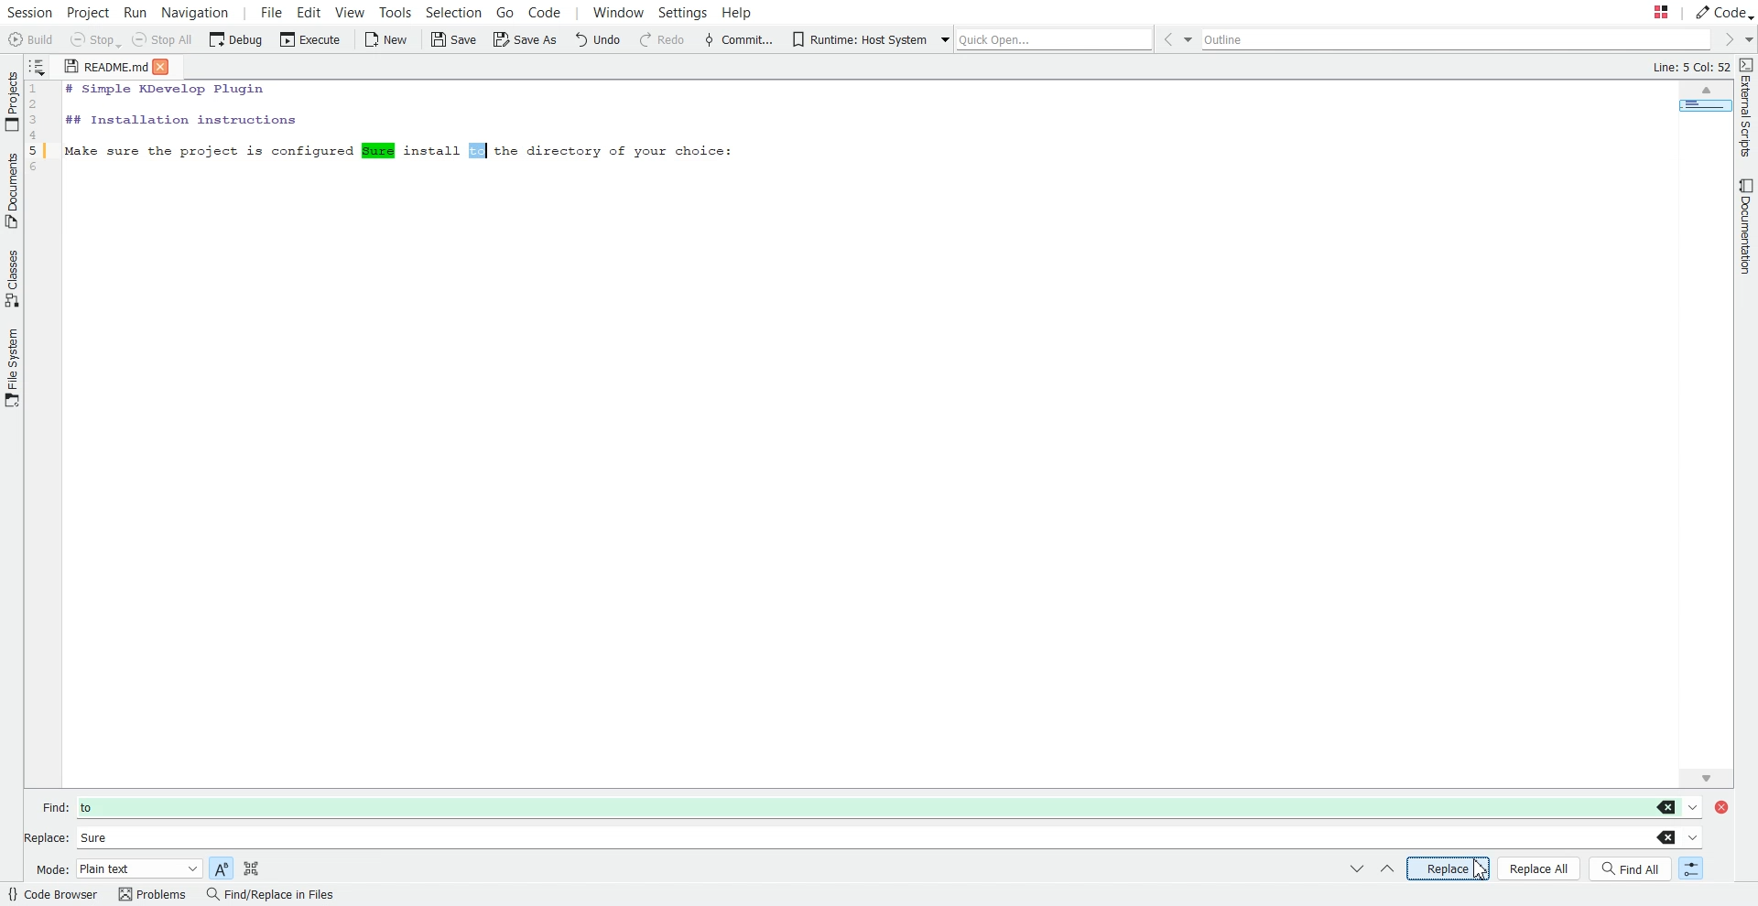 The height and width of the screenshot is (906, 1758). I want to click on Debug, so click(236, 40).